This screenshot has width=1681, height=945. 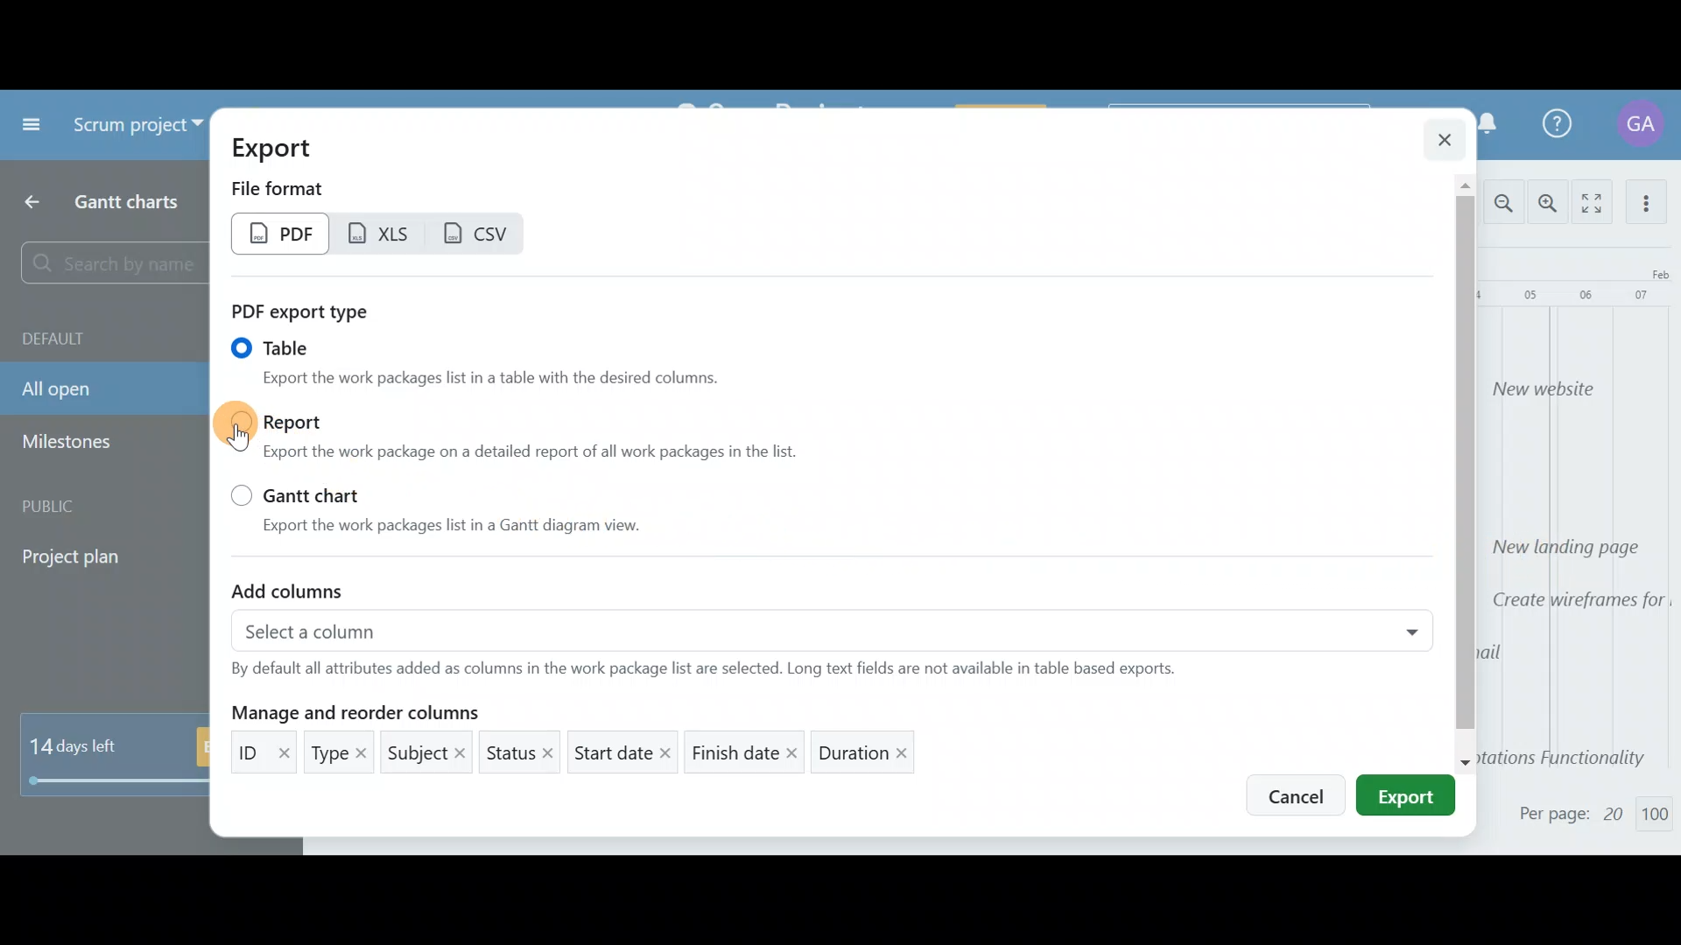 I want to click on Close, so click(x=1439, y=141).